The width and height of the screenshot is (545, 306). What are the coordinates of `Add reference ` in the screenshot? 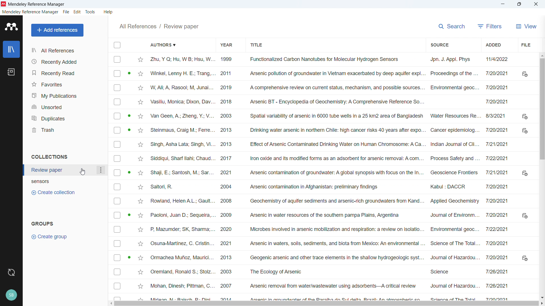 It's located at (58, 30).